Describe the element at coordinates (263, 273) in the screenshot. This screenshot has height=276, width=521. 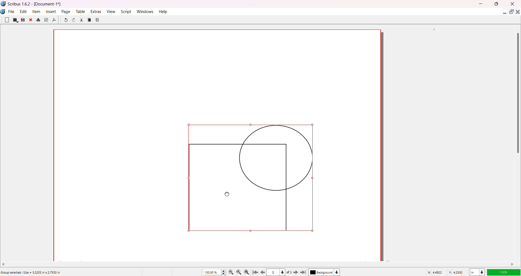
I see `previous` at that location.